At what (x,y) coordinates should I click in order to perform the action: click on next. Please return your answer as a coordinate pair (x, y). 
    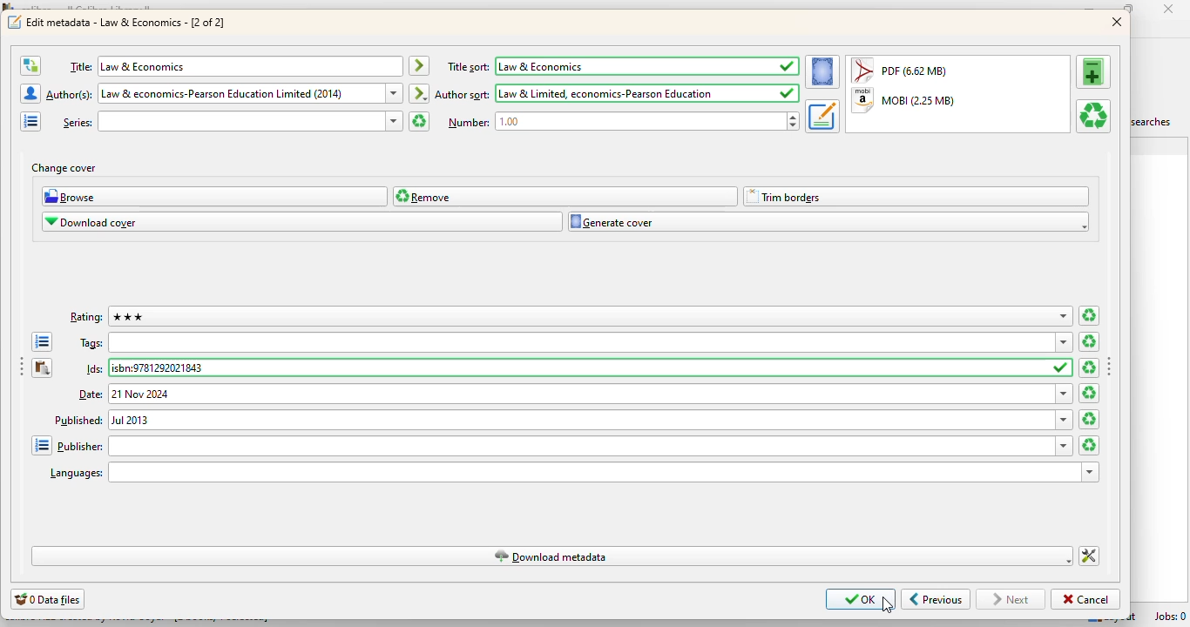
    Looking at the image, I should click on (1013, 599).